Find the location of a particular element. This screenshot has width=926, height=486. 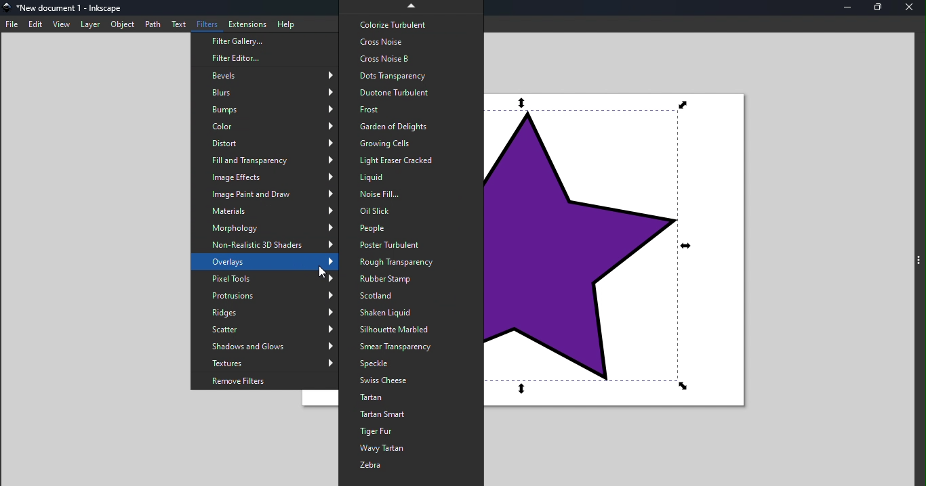

Tartan is located at coordinates (408, 397).